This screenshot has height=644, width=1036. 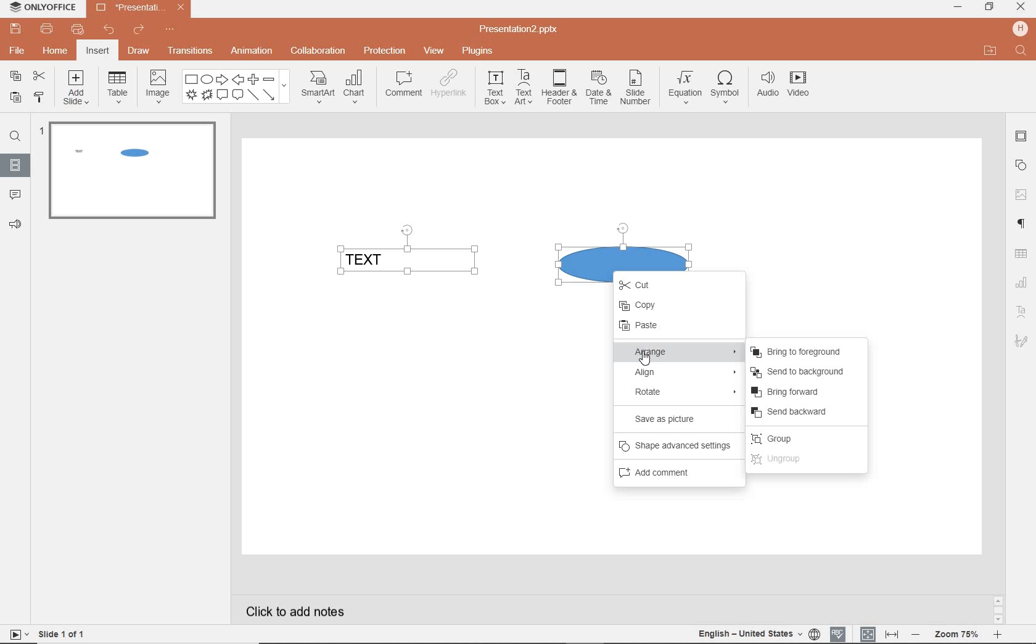 What do you see at coordinates (519, 30) in the screenshot?
I see `Presentation2.pptx` at bounding box center [519, 30].